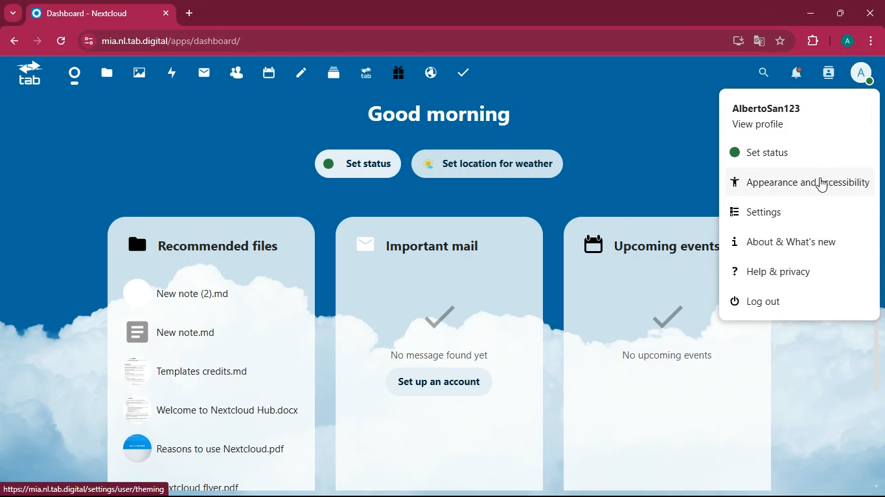 This screenshot has height=497, width=885. I want to click on add tab, so click(190, 14).